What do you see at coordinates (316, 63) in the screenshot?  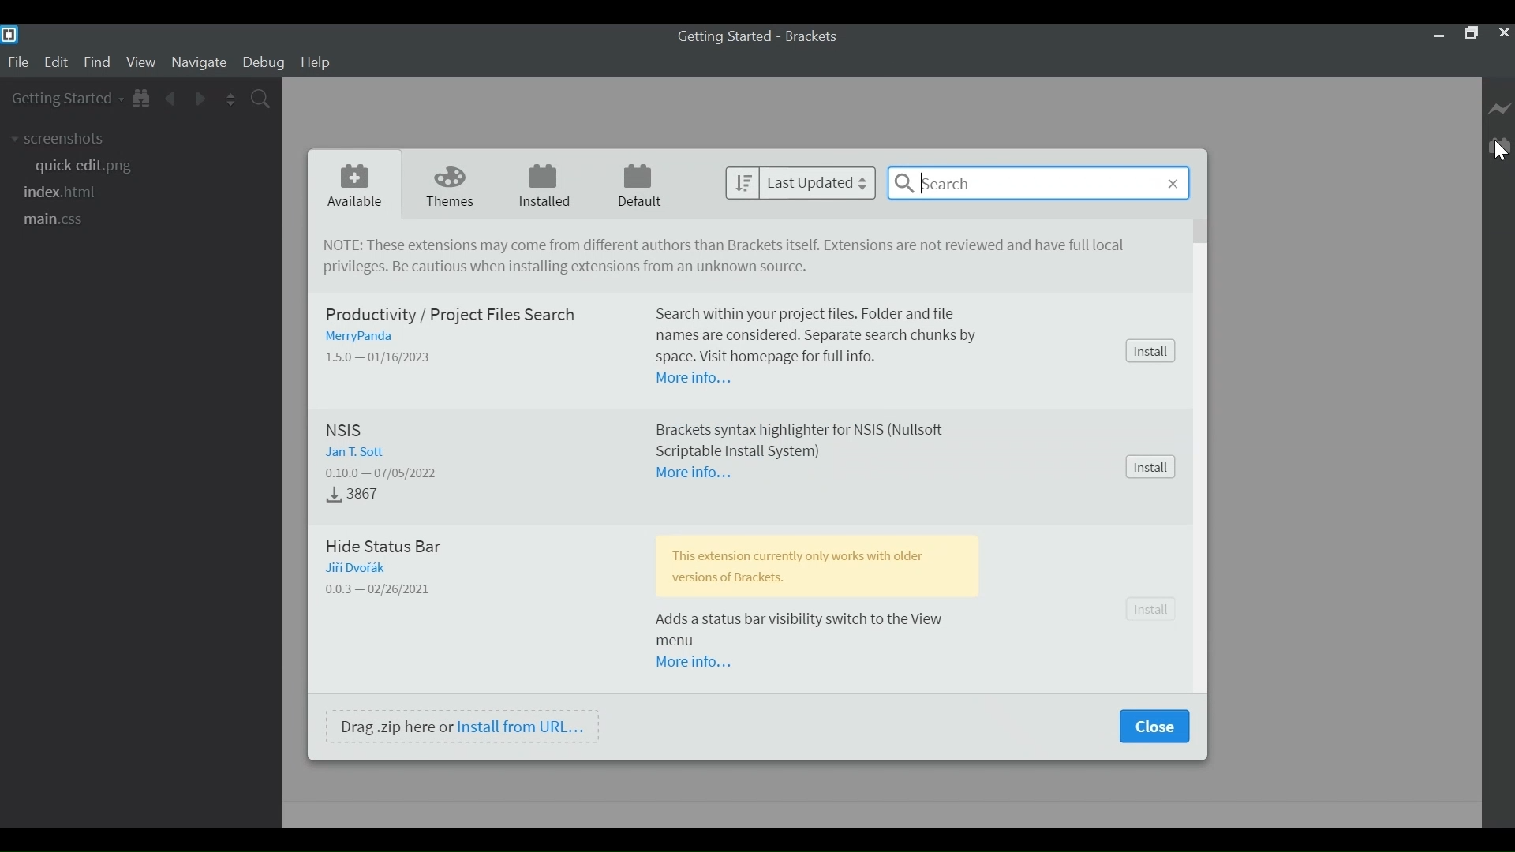 I see `Help` at bounding box center [316, 63].